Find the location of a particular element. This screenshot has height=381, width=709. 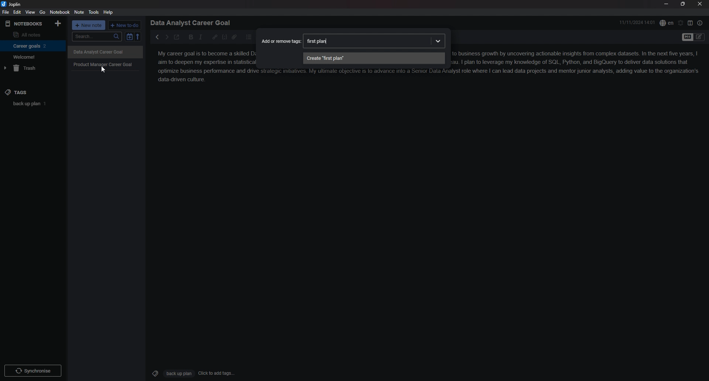

 is located at coordinates (107, 53).